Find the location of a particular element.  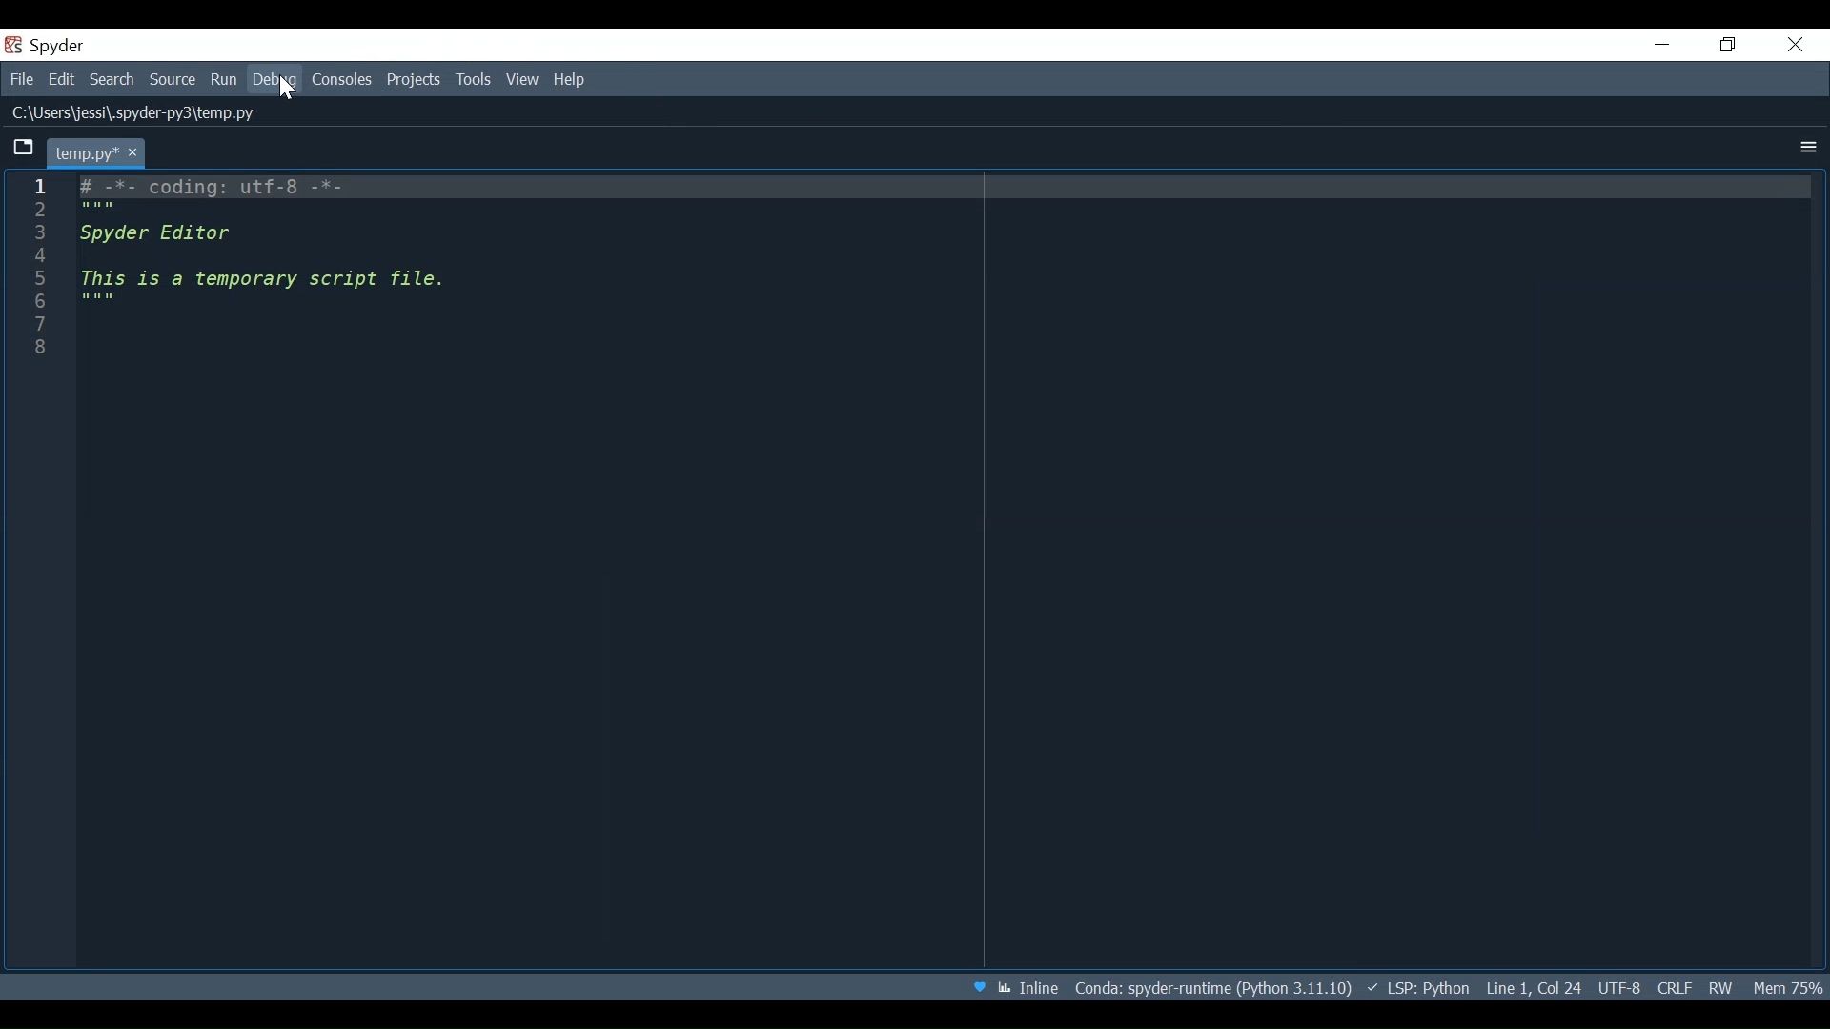

Projects is located at coordinates (414, 82).